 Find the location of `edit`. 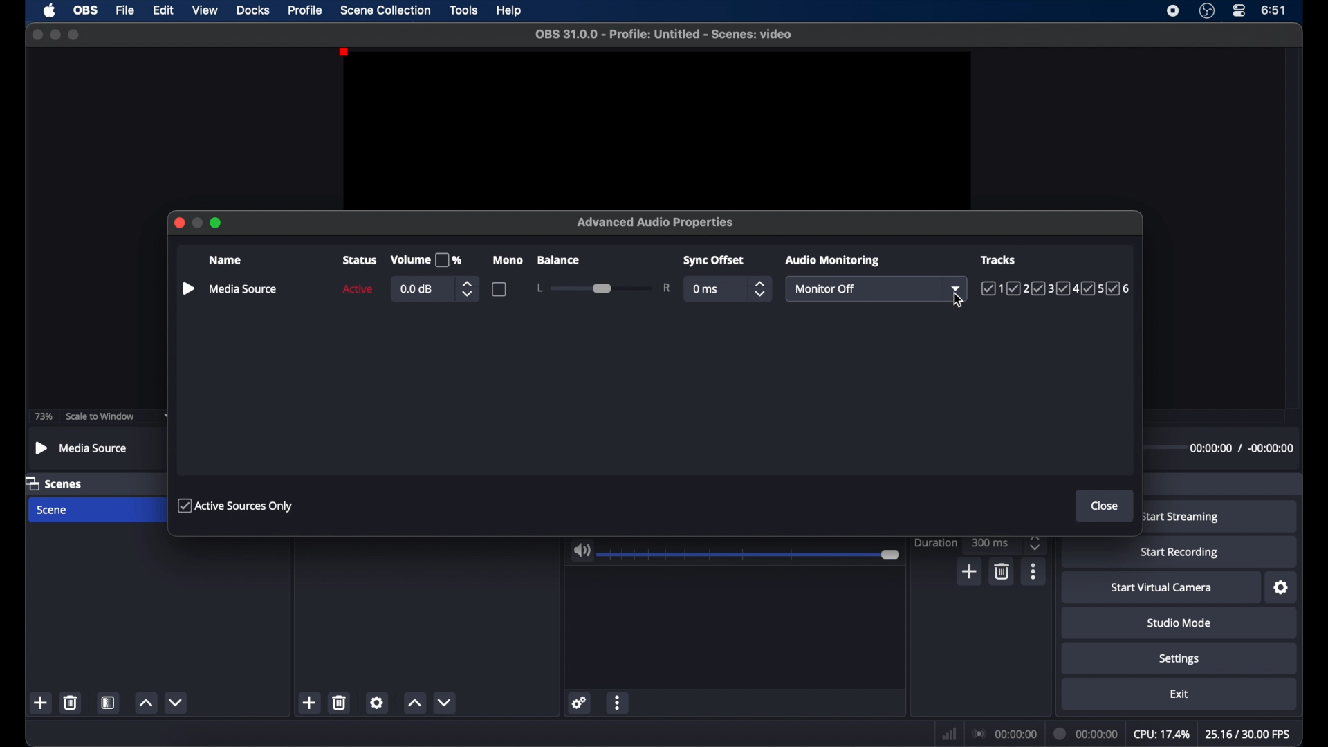

edit is located at coordinates (163, 11).